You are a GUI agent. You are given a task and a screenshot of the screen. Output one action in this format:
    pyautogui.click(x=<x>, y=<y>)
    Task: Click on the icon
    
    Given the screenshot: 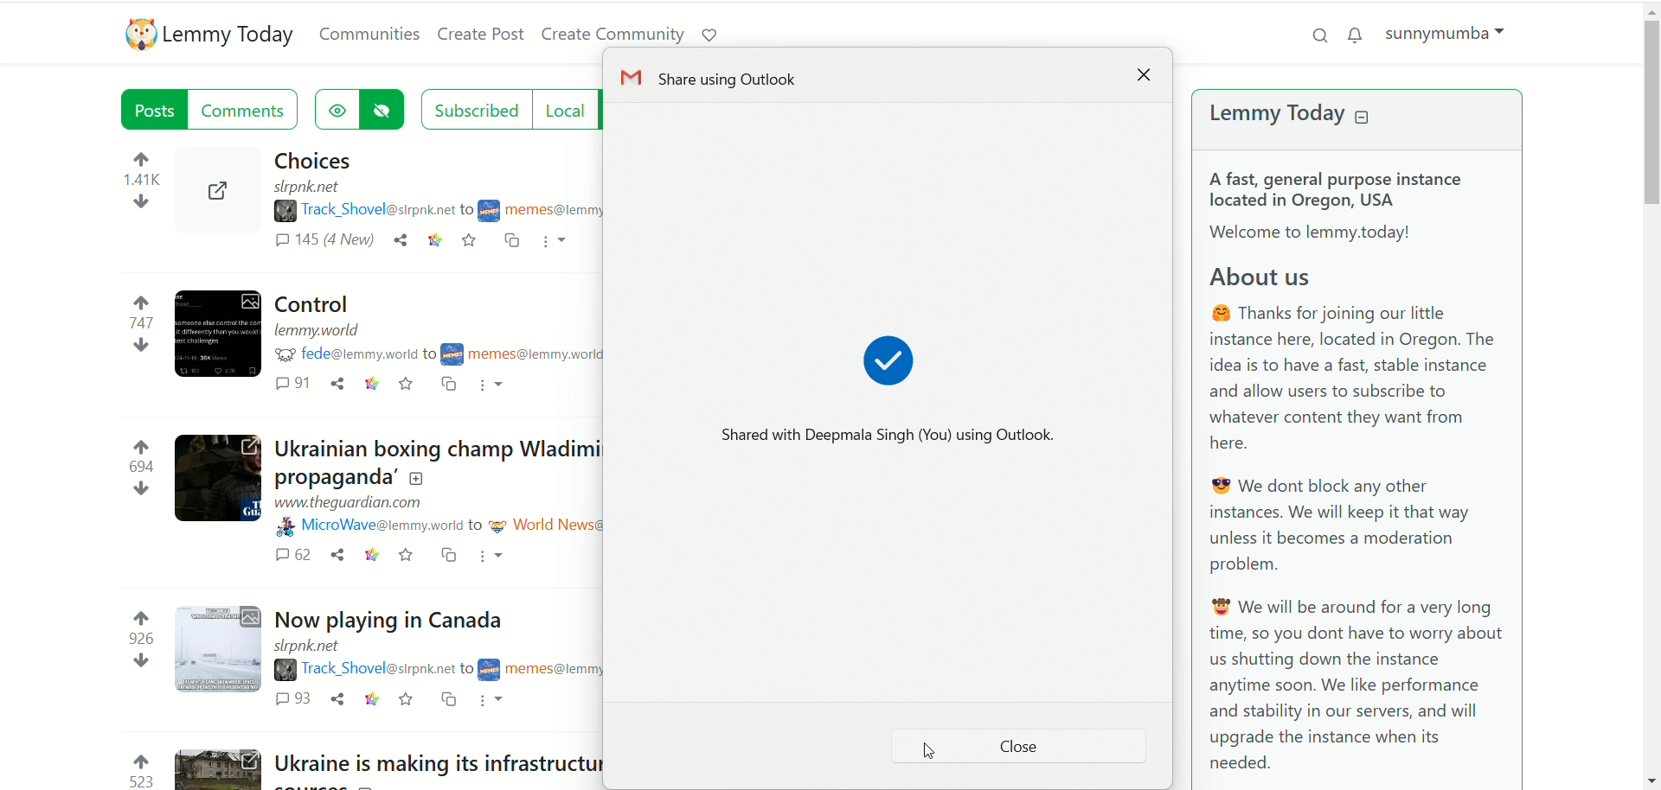 What is the action you would take?
    pyautogui.click(x=631, y=78)
    